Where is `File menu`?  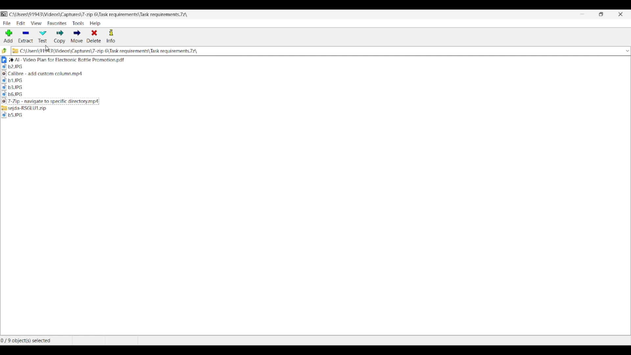 File menu is located at coordinates (7, 23).